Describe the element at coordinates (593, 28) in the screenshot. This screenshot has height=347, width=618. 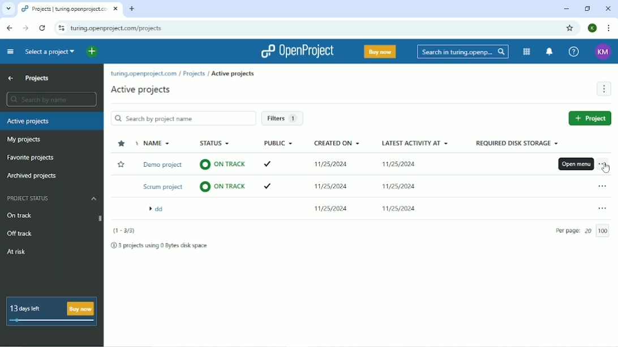
I see `Account` at that location.